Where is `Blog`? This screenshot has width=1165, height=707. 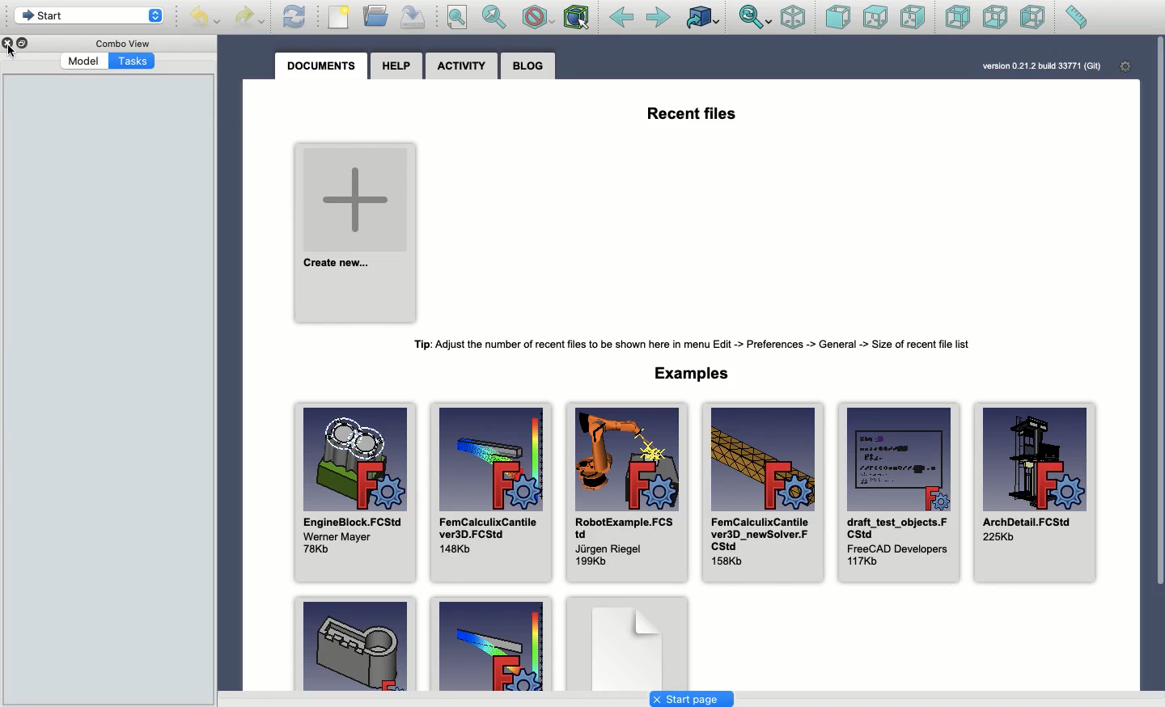
Blog is located at coordinates (530, 66).